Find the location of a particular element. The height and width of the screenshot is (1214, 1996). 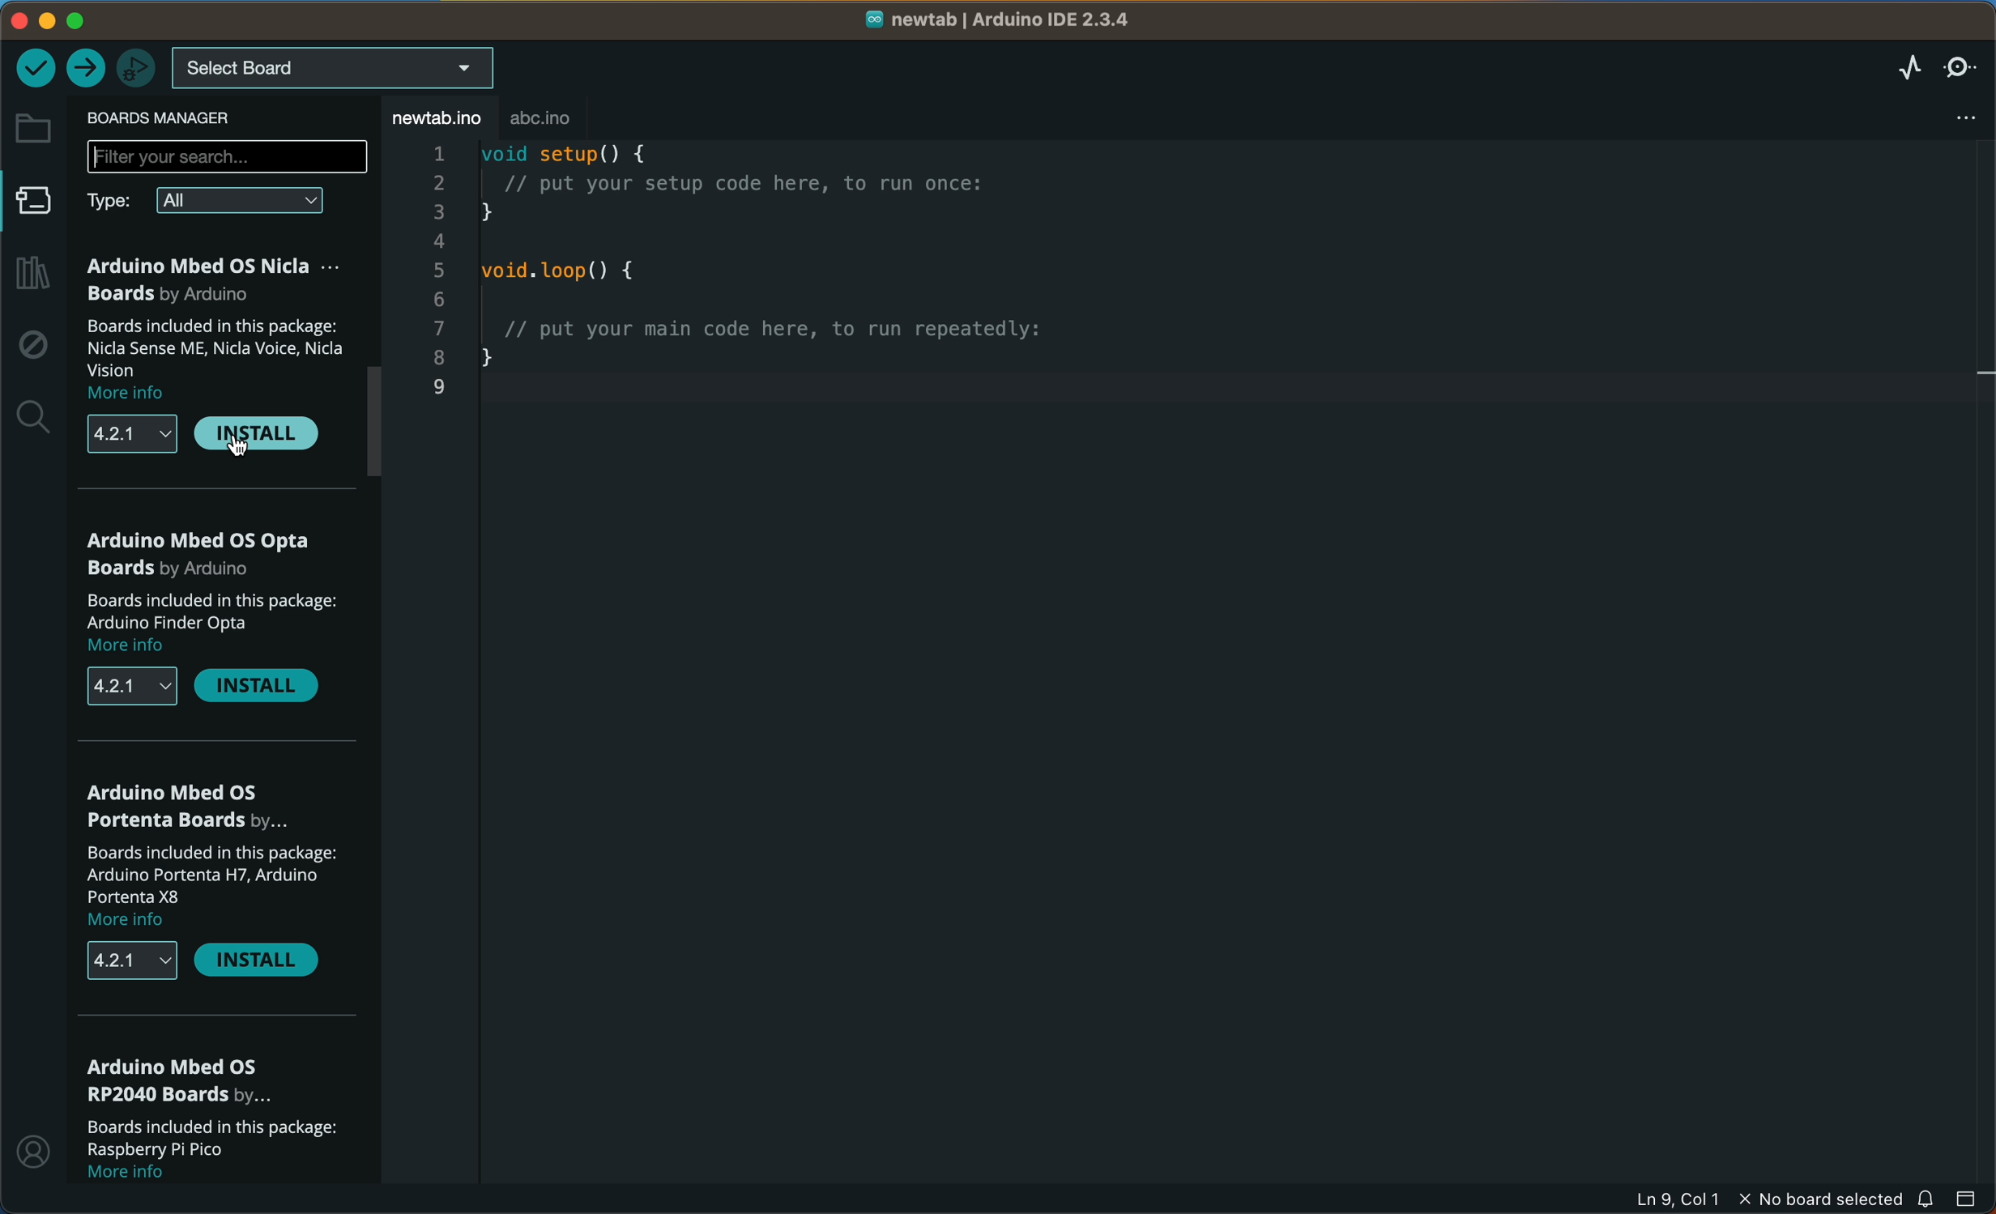

type filter is located at coordinates (115, 202).